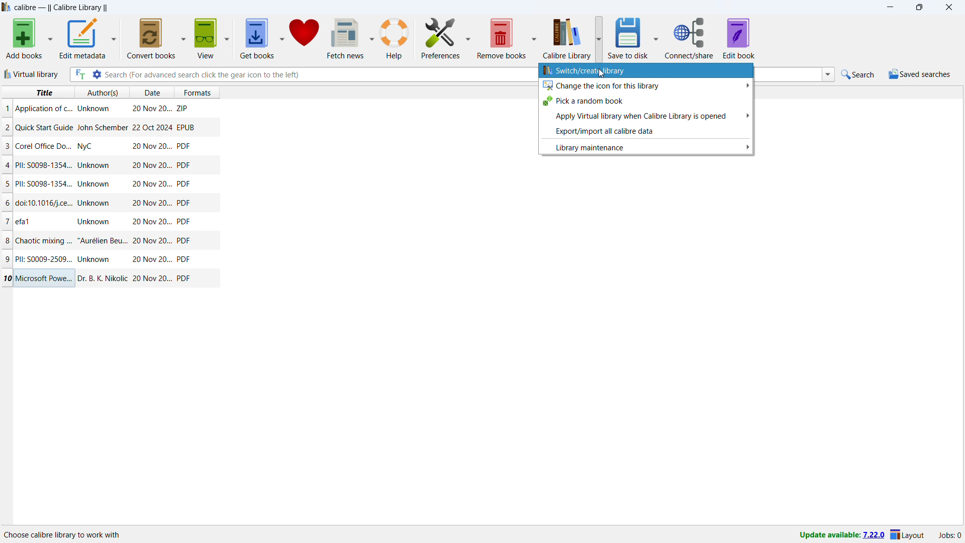 This screenshot has width=965, height=543. What do you see at coordinates (739, 38) in the screenshot?
I see `edit book` at bounding box center [739, 38].